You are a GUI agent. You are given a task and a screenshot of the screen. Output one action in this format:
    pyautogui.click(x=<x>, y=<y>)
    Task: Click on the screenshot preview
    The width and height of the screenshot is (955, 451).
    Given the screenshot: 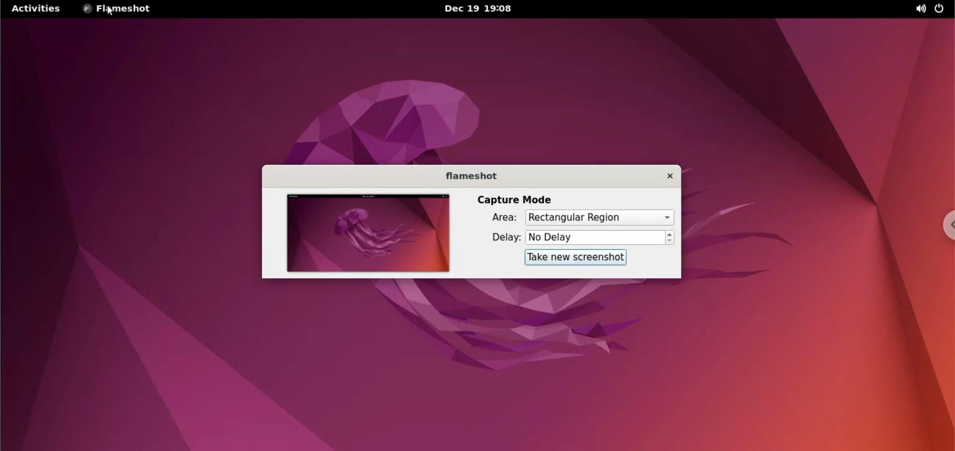 What is the action you would take?
    pyautogui.click(x=369, y=233)
    